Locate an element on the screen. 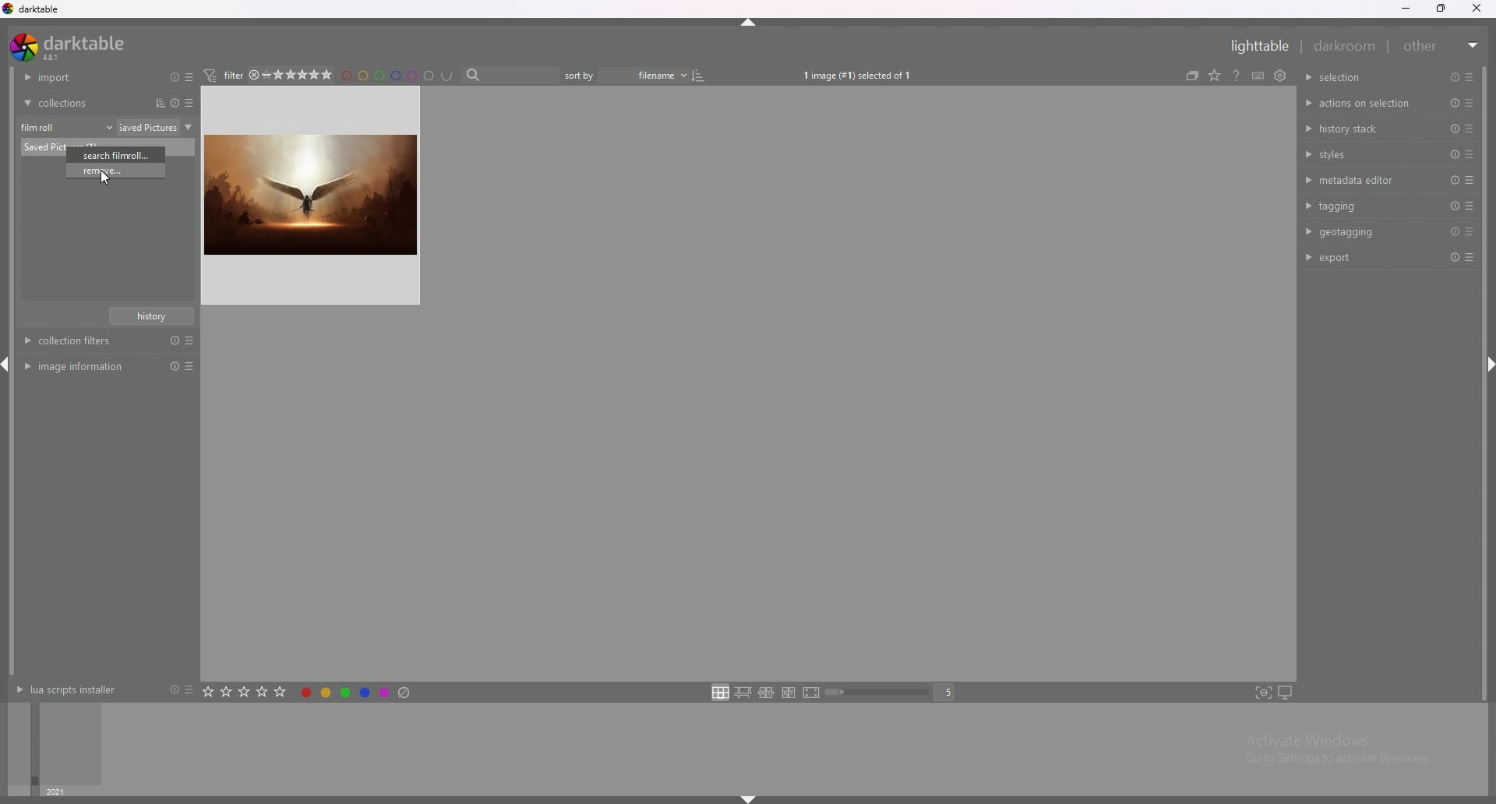 Image resolution: width=1496 pixels, height=804 pixels. geotagging is located at coordinates (1362, 231).